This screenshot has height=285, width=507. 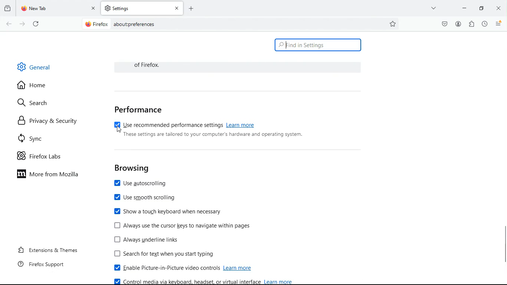 What do you see at coordinates (144, 184) in the screenshot?
I see `use autoscrolling` at bounding box center [144, 184].